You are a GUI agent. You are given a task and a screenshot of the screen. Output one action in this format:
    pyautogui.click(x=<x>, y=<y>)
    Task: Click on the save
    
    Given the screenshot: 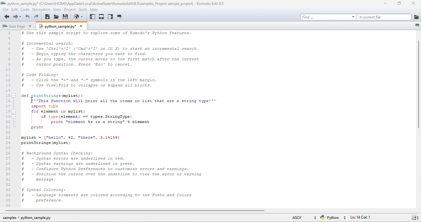 What is the action you would take?
    pyautogui.click(x=67, y=17)
    